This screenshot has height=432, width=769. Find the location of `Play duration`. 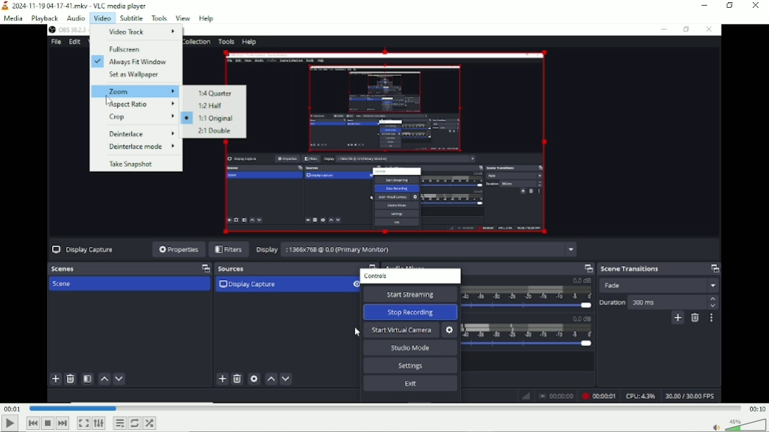

Play duration is located at coordinates (384, 408).